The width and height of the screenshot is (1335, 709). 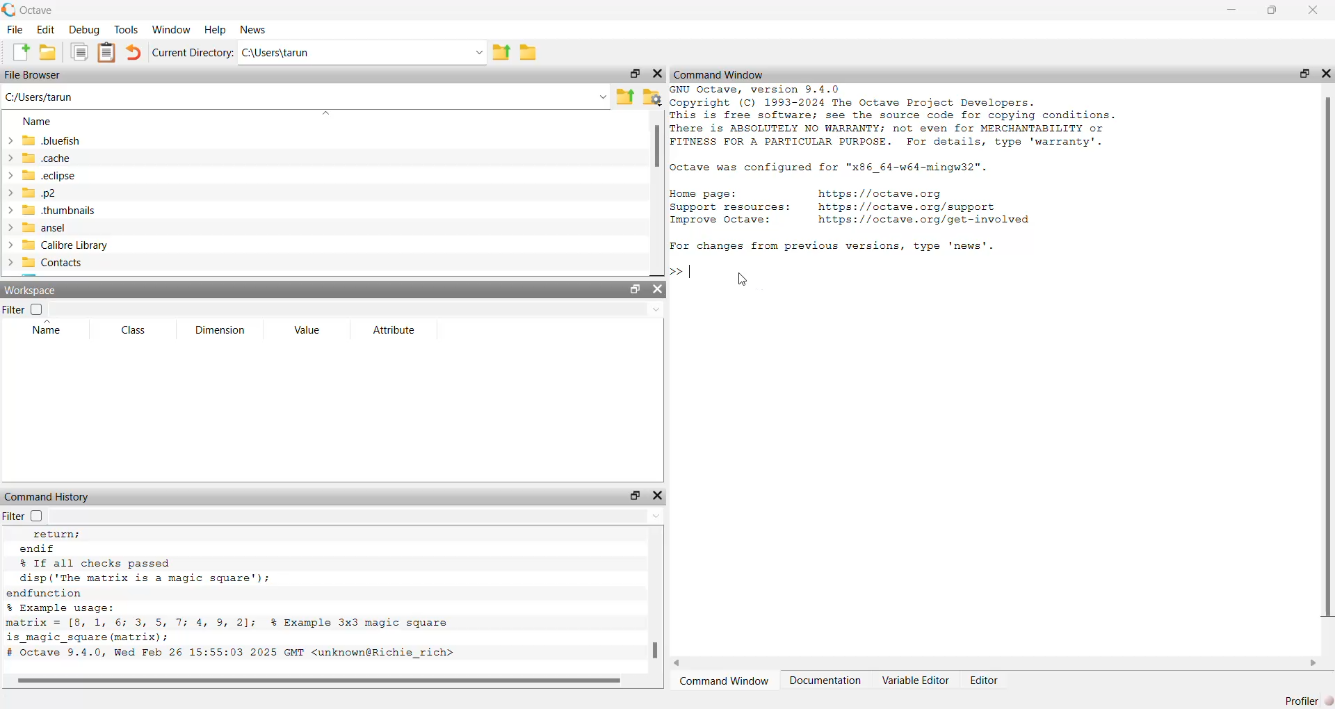 I want to click on Octave, so click(x=35, y=10).